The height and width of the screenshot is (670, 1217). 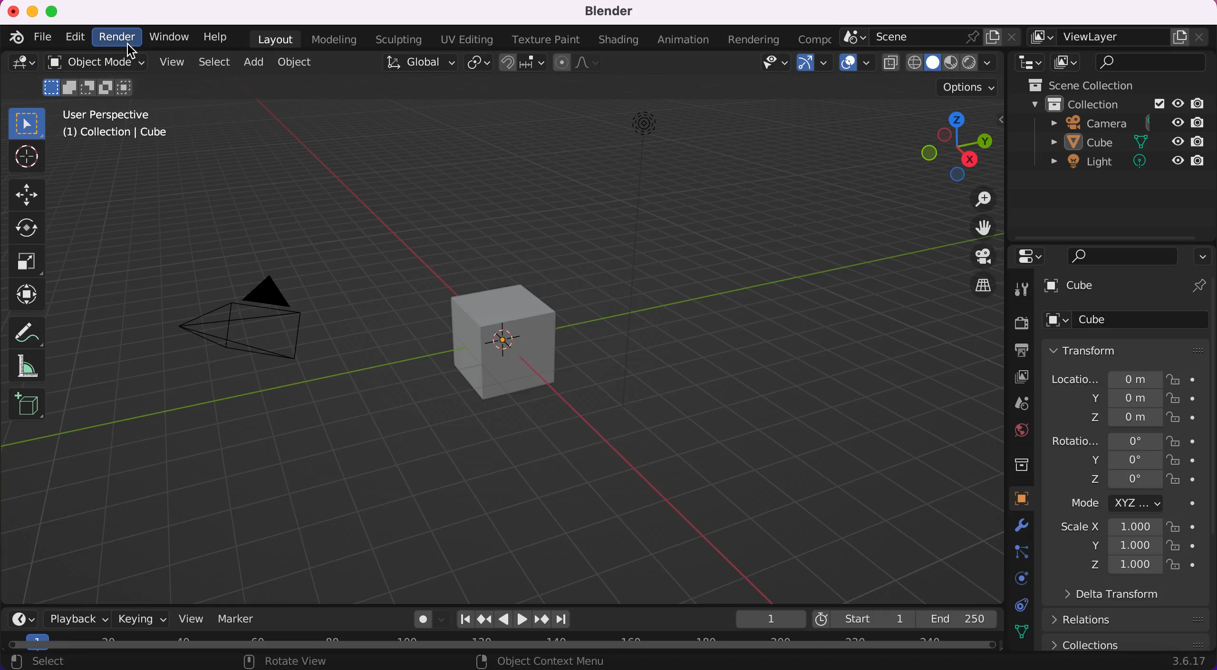 What do you see at coordinates (965, 87) in the screenshot?
I see `options` at bounding box center [965, 87].